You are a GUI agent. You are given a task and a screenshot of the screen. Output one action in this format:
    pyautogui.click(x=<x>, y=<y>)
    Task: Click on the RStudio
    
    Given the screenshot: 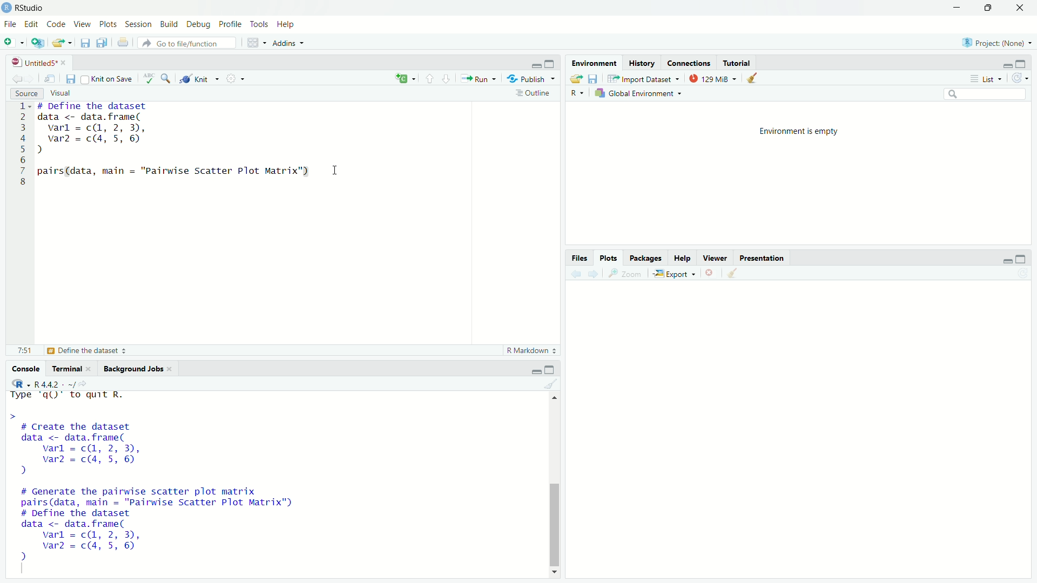 What is the action you would take?
    pyautogui.click(x=27, y=8)
    